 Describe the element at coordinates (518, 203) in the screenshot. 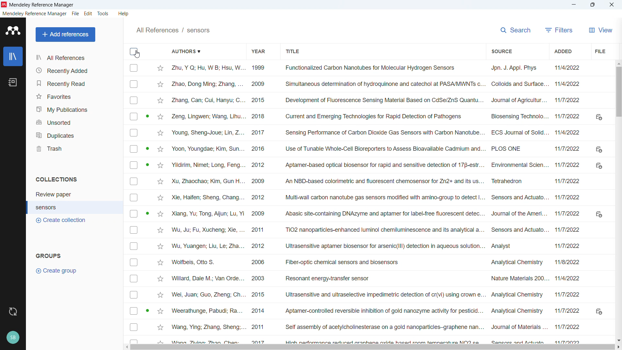

I see `Source of individual entries ` at that location.